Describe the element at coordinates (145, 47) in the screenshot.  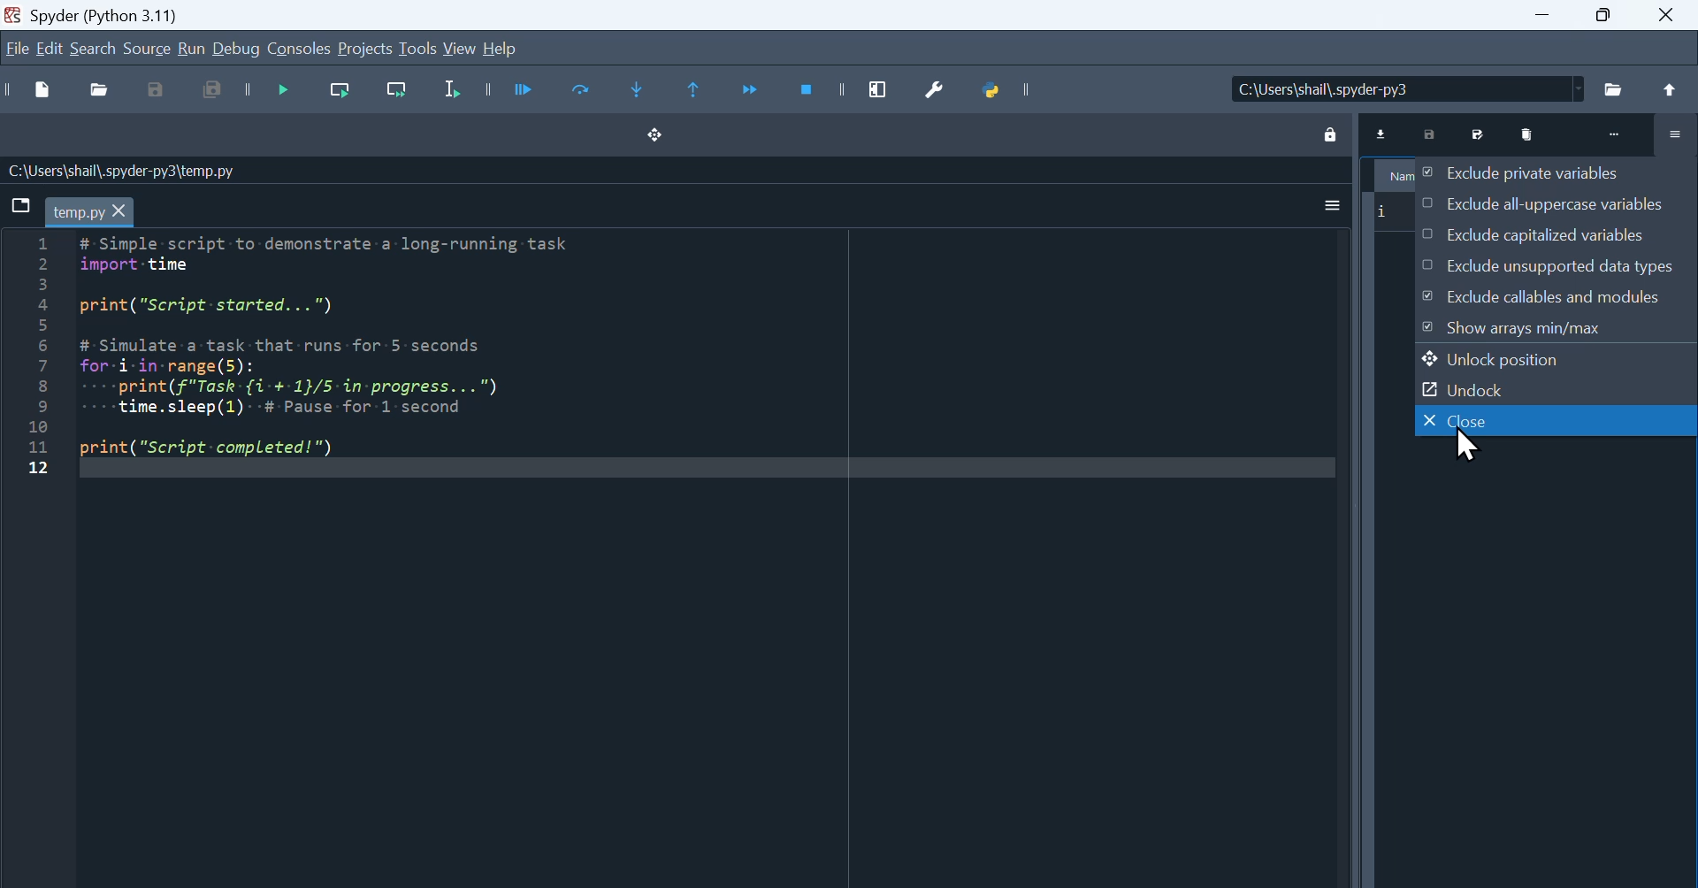
I see `Source` at that location.